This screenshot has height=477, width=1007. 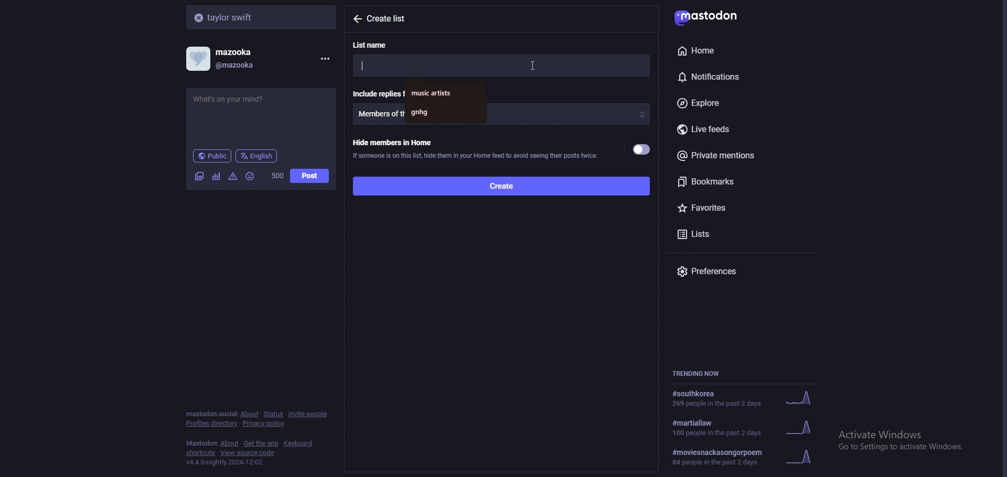 I want to click on lists, so click(x=718, y=233).